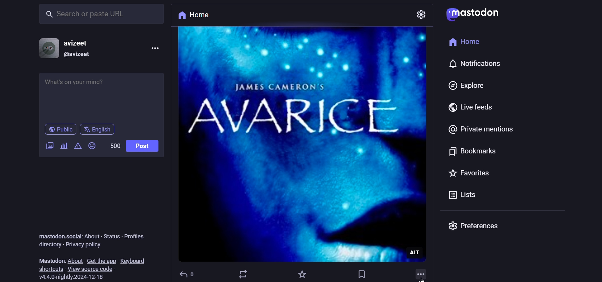 Image resolution: width=602 pixels, height=282 pixels. I want to click on reply, so click(187, 273).